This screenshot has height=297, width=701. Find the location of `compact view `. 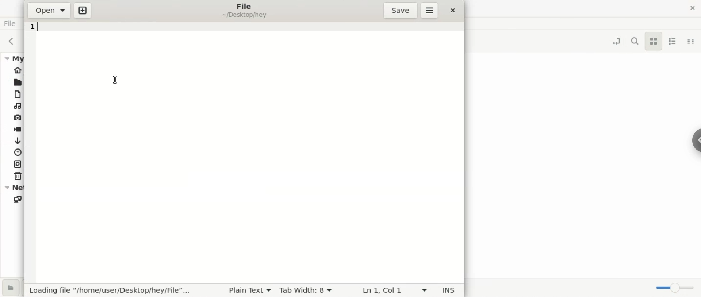

compact view  is located at coordinates (693, 40).